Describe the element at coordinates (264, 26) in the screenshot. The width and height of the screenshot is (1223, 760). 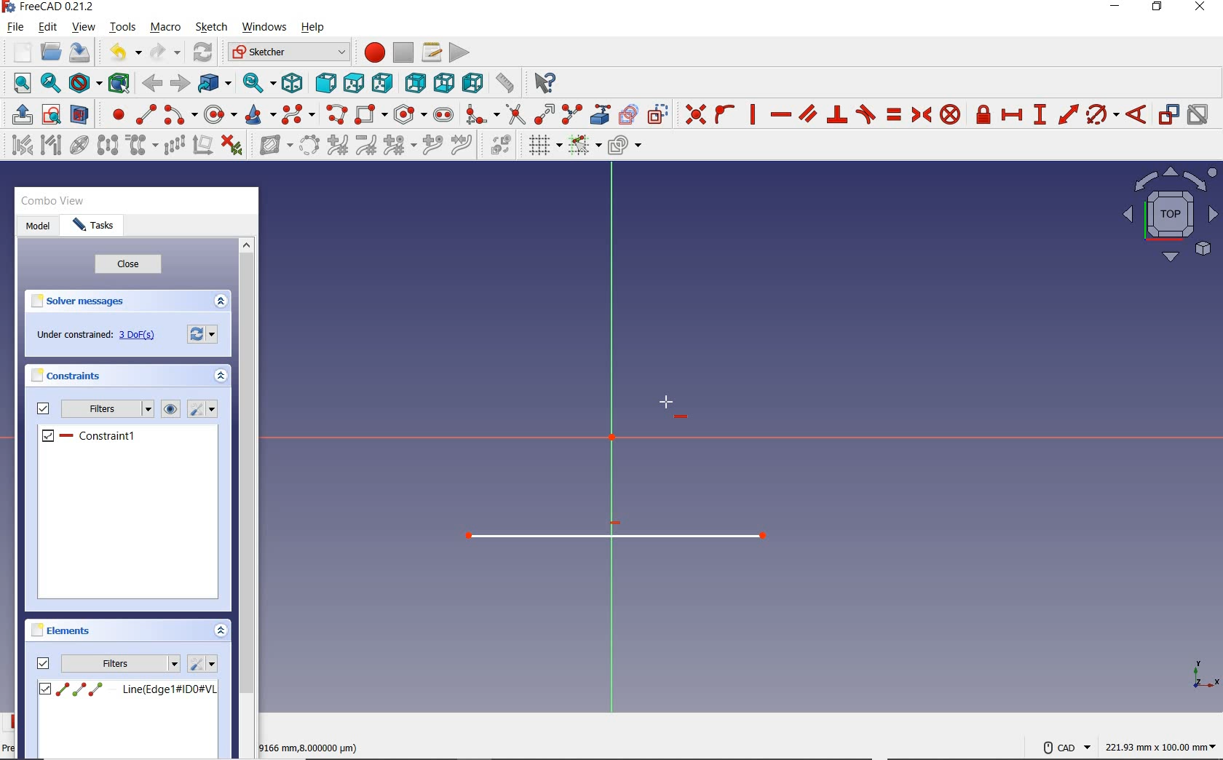
I see `WINDOWS` at that location.